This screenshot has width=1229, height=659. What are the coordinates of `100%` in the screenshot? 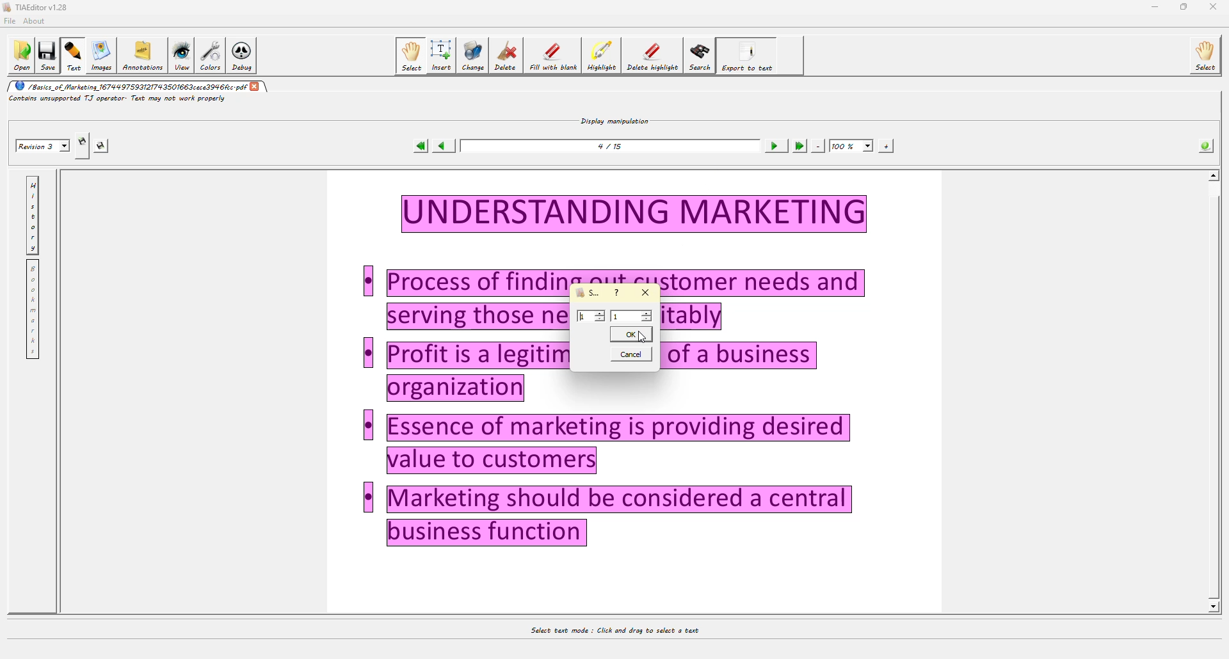 It's located at (852, 145).